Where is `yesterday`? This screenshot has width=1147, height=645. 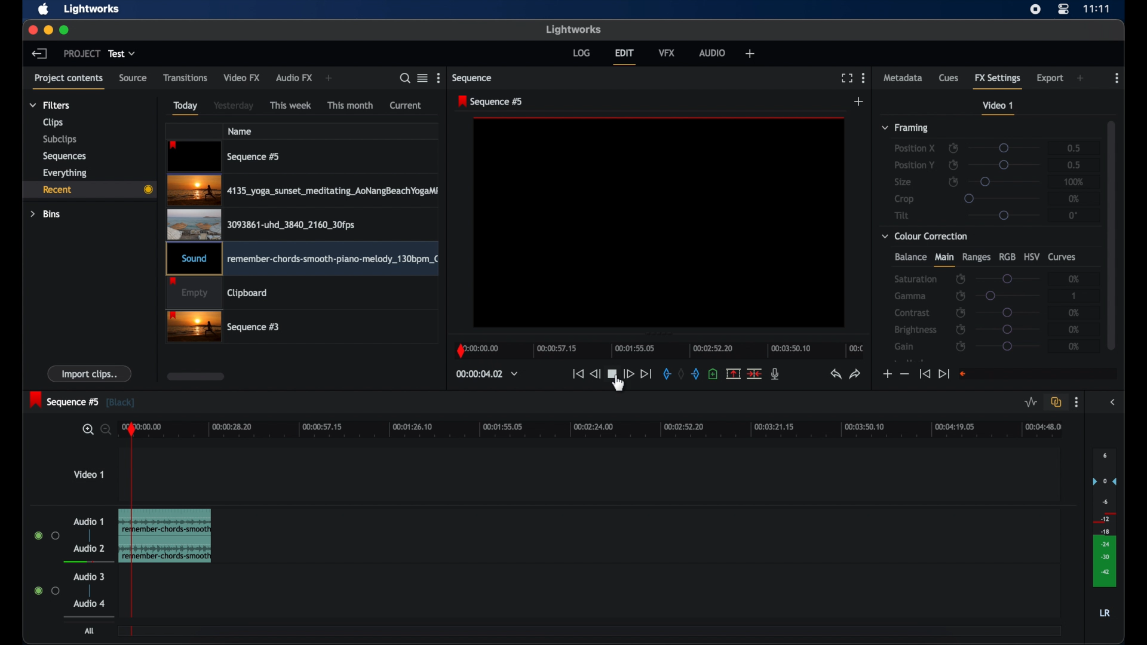 yesterday is located at coordinates (234, 105).